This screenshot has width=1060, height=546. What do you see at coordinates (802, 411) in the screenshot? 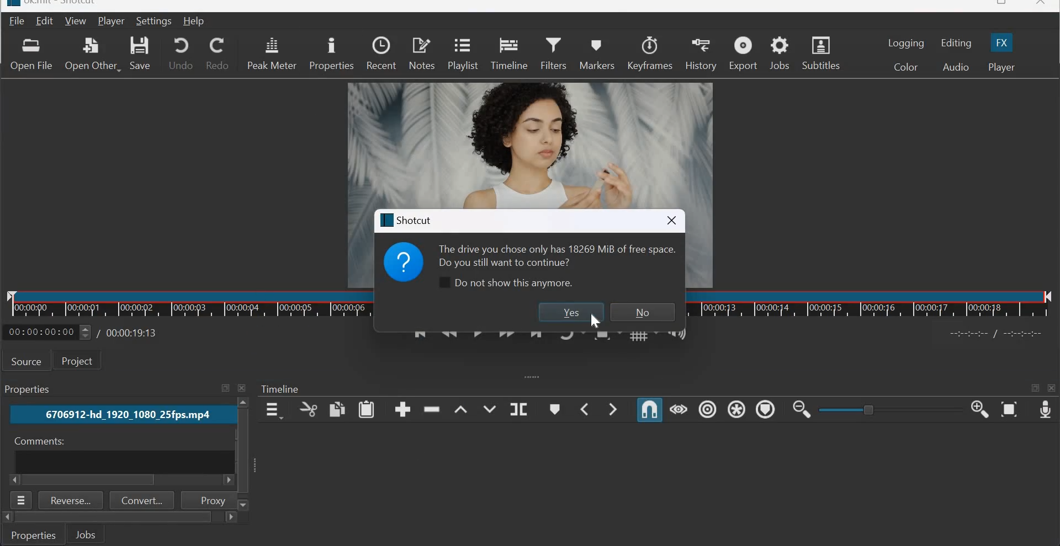
I see `Zoom Timeline out` at bounding box center [802, 411].